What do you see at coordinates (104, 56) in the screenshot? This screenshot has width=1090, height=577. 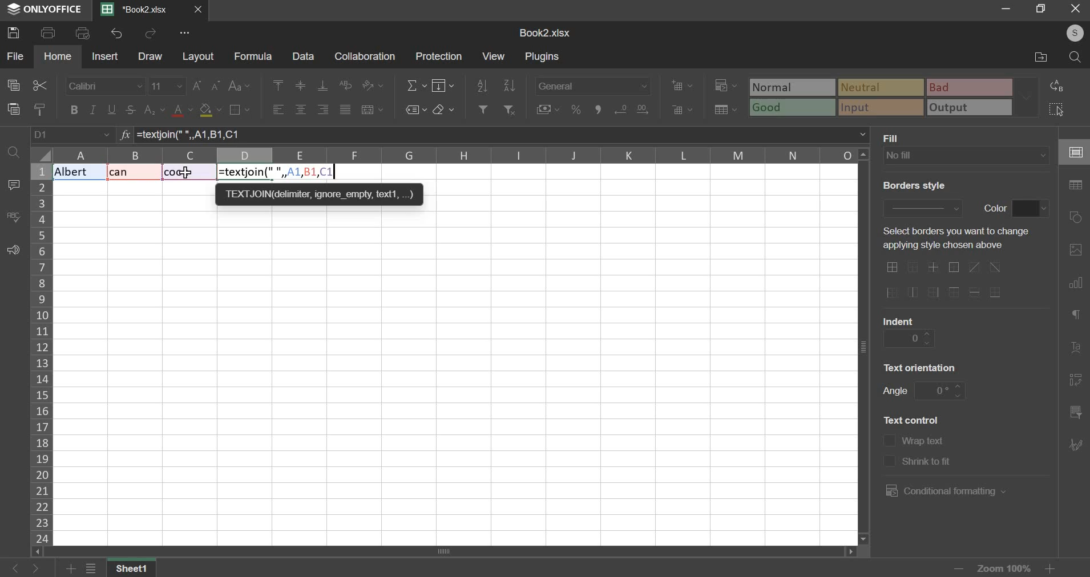 I see `insert` at bounding box center [104, 56].